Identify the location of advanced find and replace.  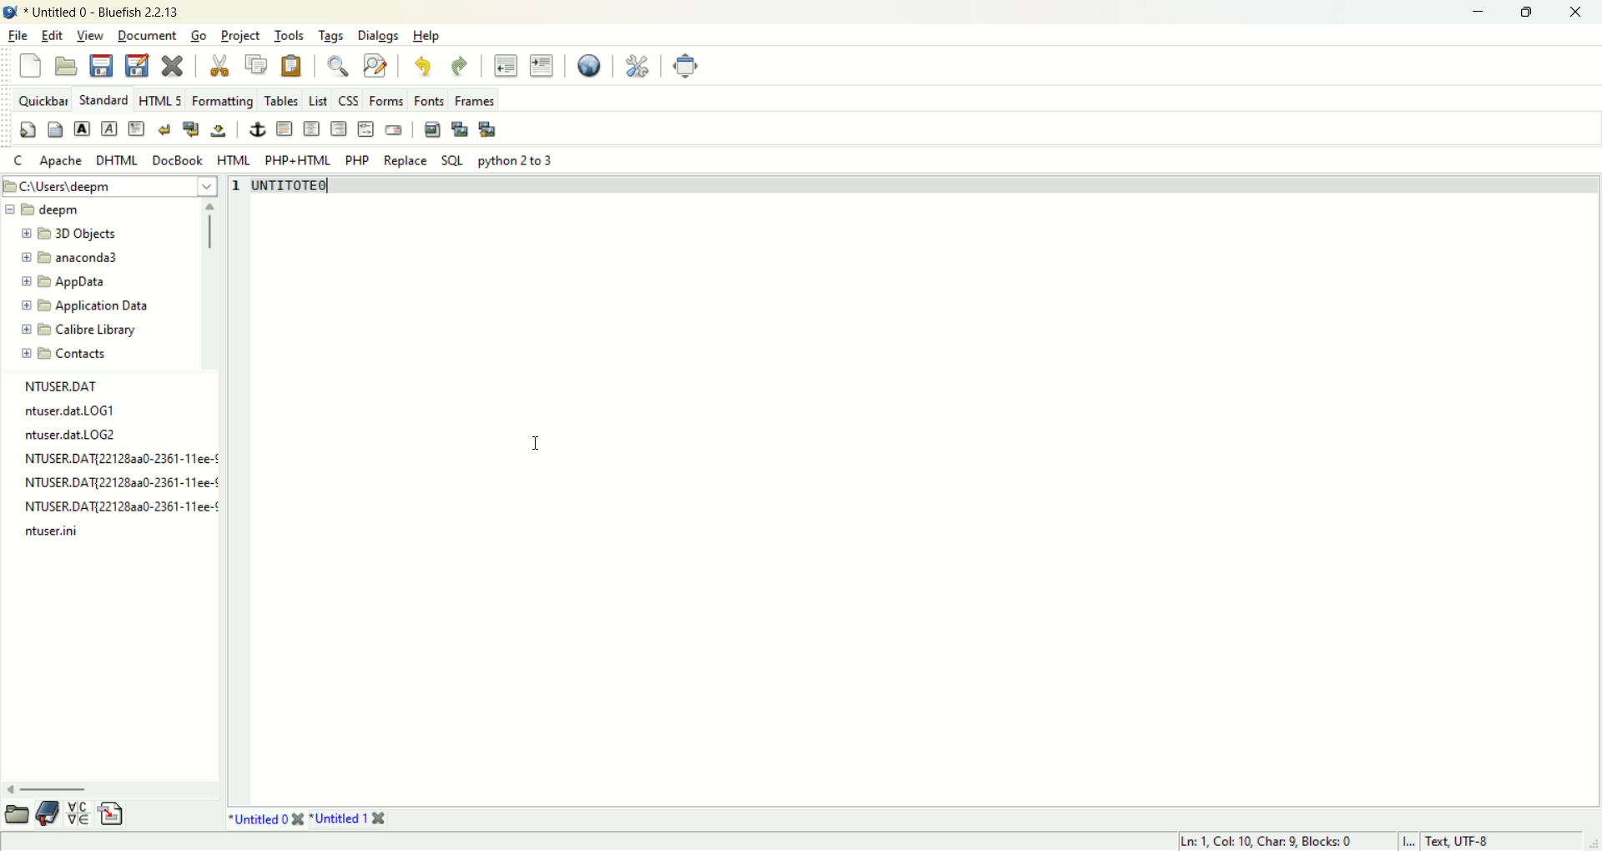
(375, 65).